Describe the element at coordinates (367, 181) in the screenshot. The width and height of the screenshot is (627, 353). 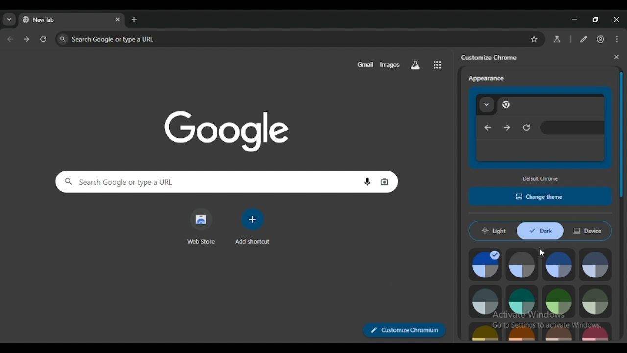
I see `search by voice` at that location.